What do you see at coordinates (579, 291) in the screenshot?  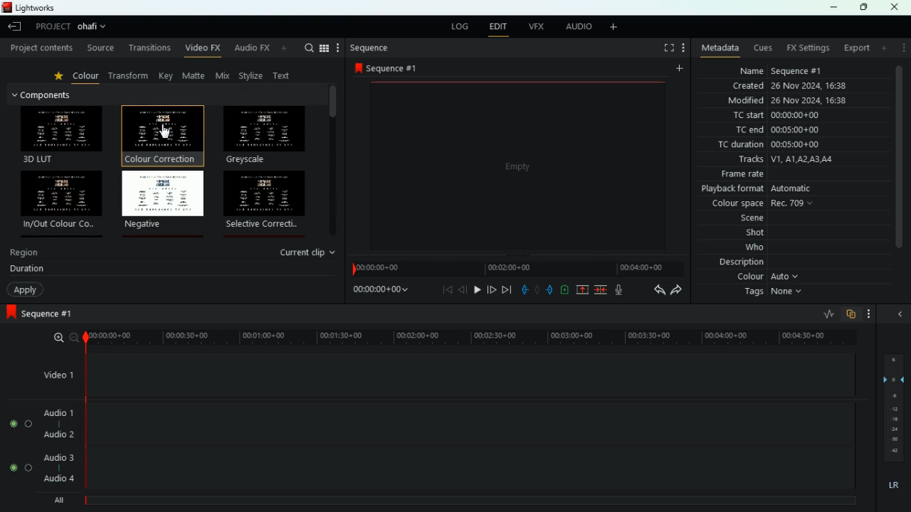 I see `up` at bounding box center [579, 291].